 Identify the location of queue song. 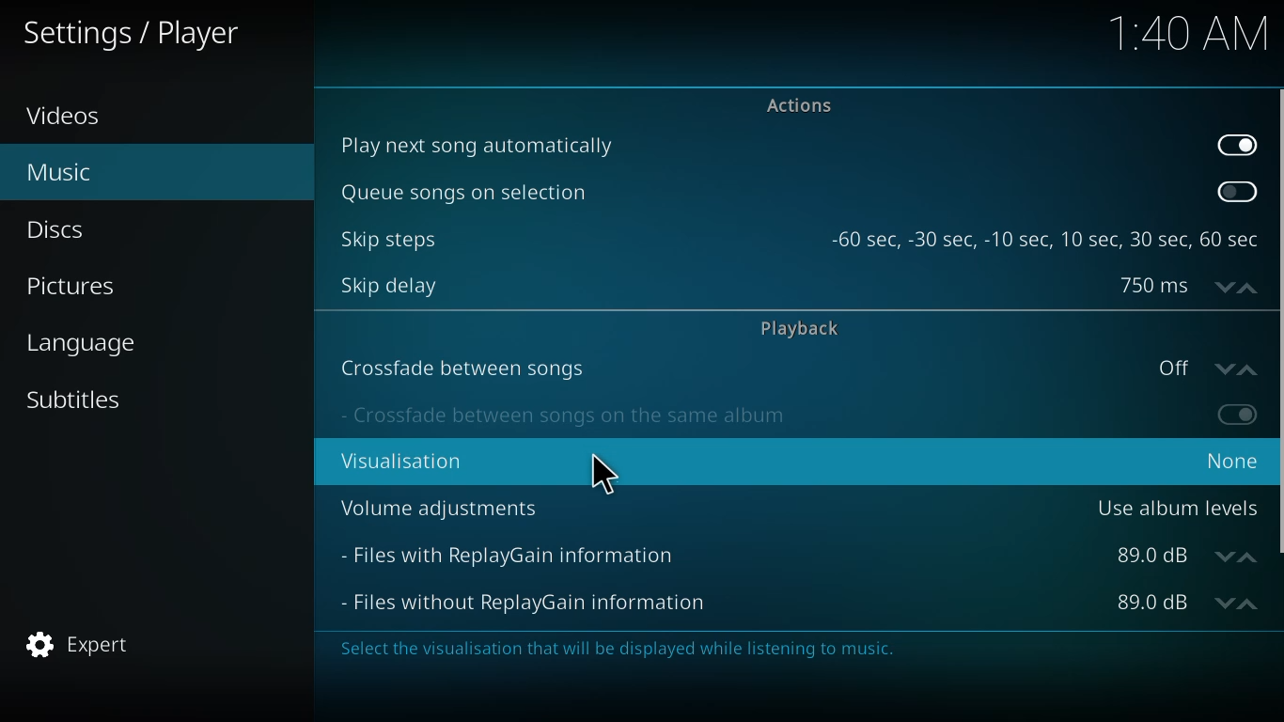
(462, 193).